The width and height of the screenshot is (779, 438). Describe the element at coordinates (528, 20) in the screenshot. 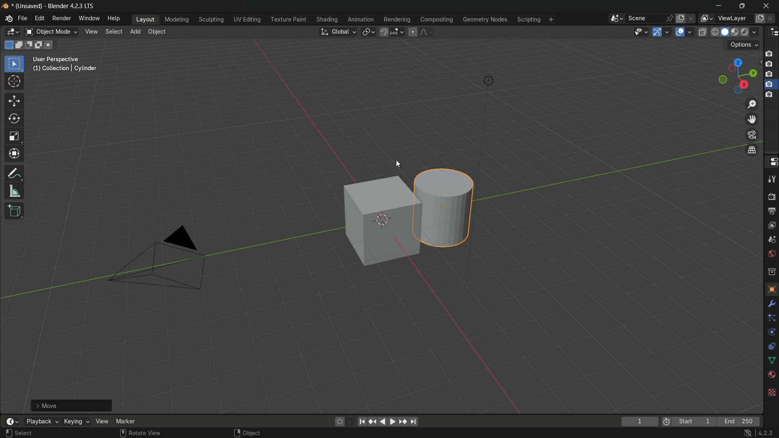

I see `scripting menu` at that location.